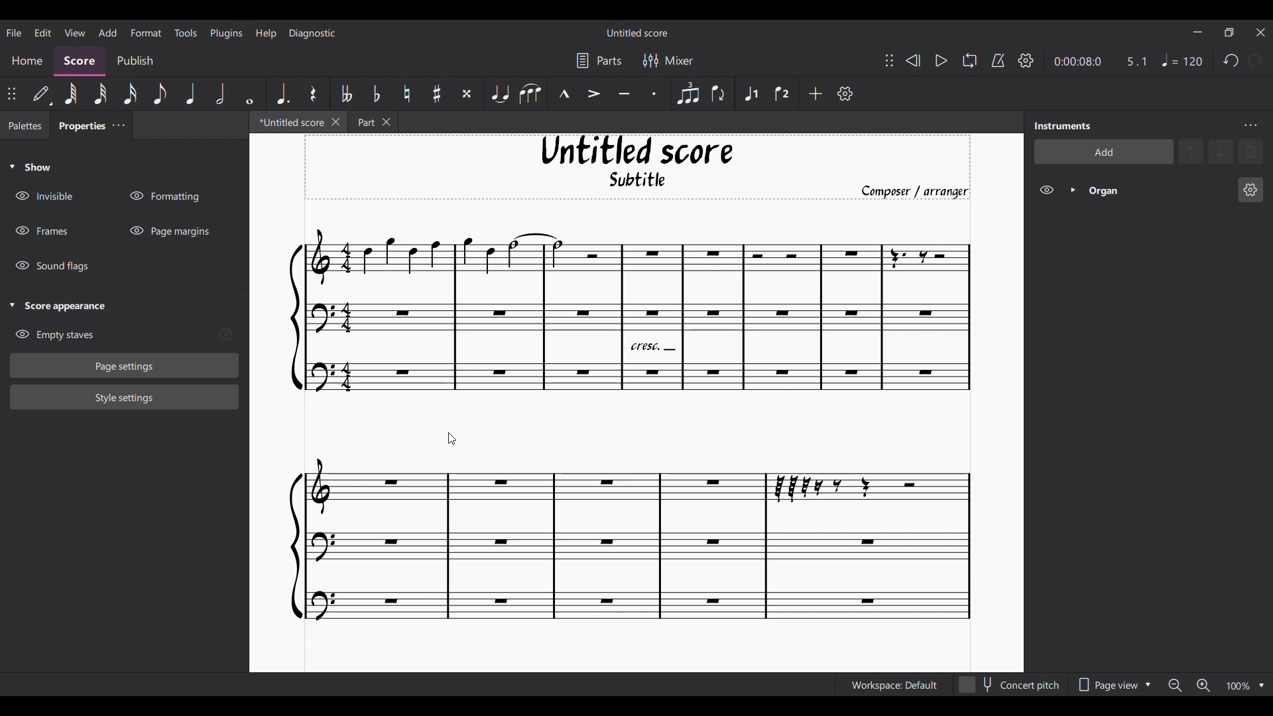  Describe the element at coordinates (1063, 125) in the screenshot. I see `Panel title` at that location.